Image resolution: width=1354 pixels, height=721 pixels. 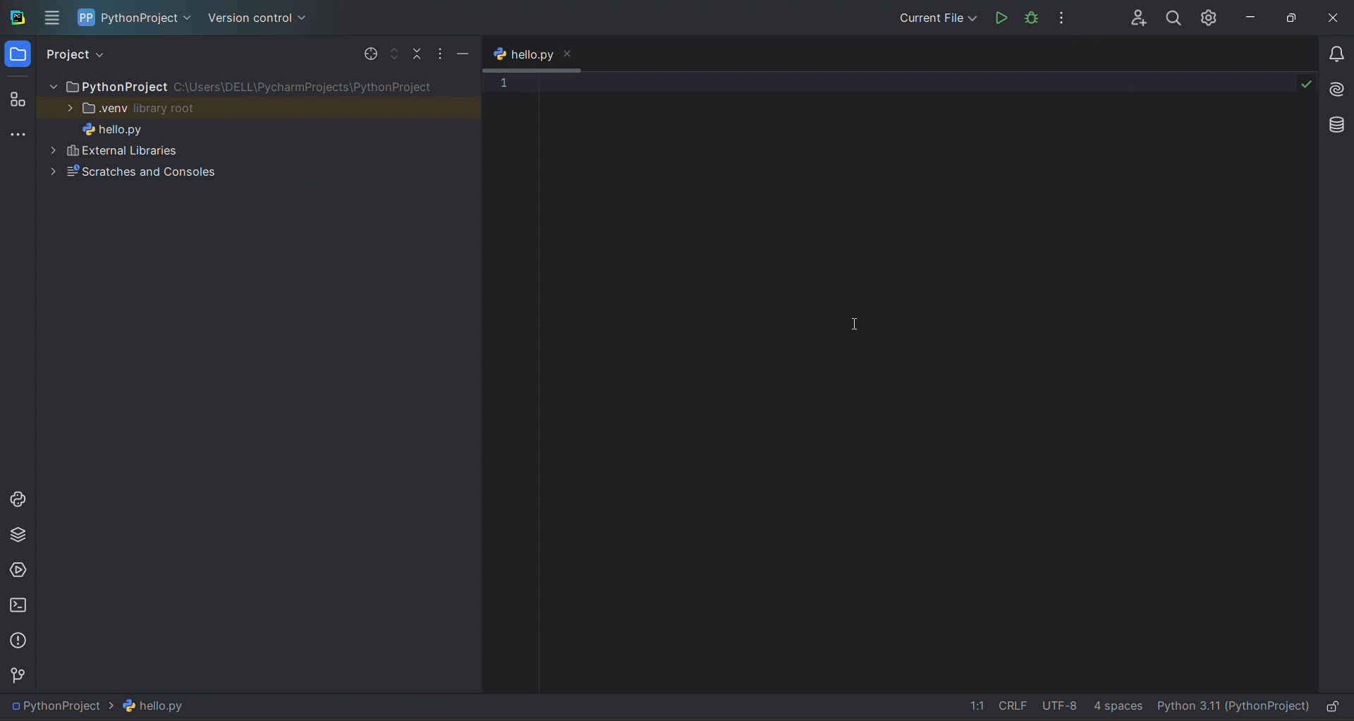 What do you see at coordinates (271, 16) in the screenshot?
I see `version control` at bounding box center [271, 16].